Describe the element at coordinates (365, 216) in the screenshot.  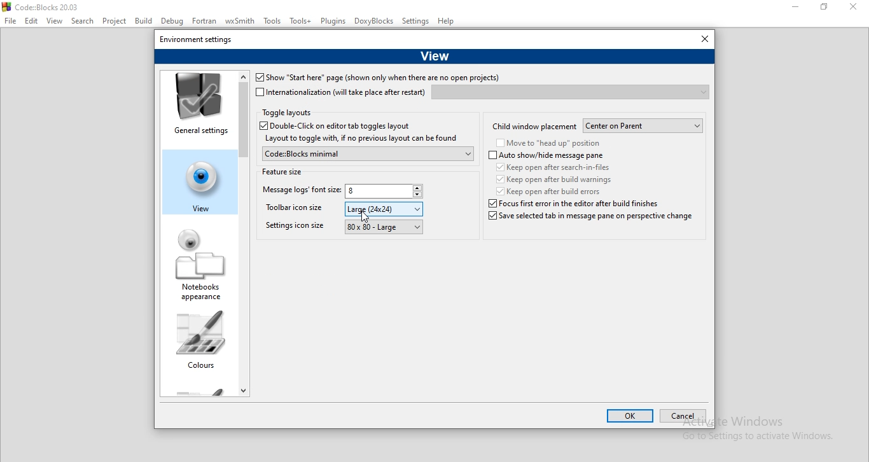
I see `cursor on Lage(24x24)` at that location.